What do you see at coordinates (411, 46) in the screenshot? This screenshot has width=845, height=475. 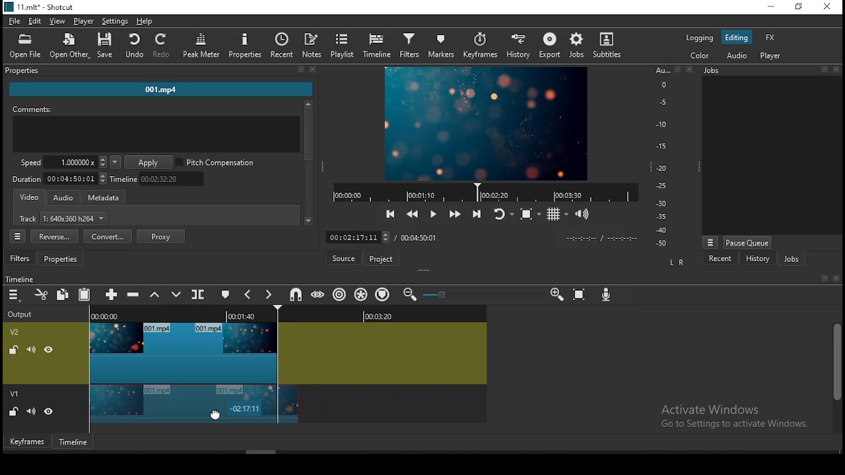 I see `filters` at bounding box center [411, 46].